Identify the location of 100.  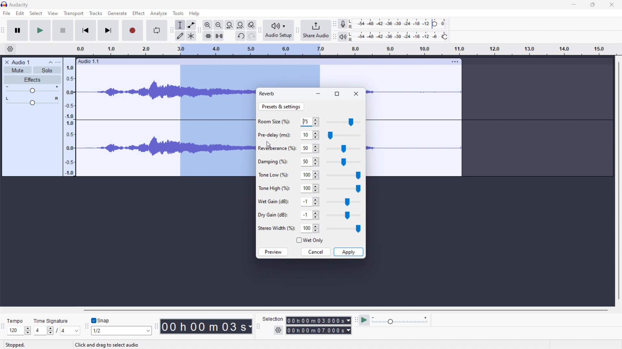
(310, 188).